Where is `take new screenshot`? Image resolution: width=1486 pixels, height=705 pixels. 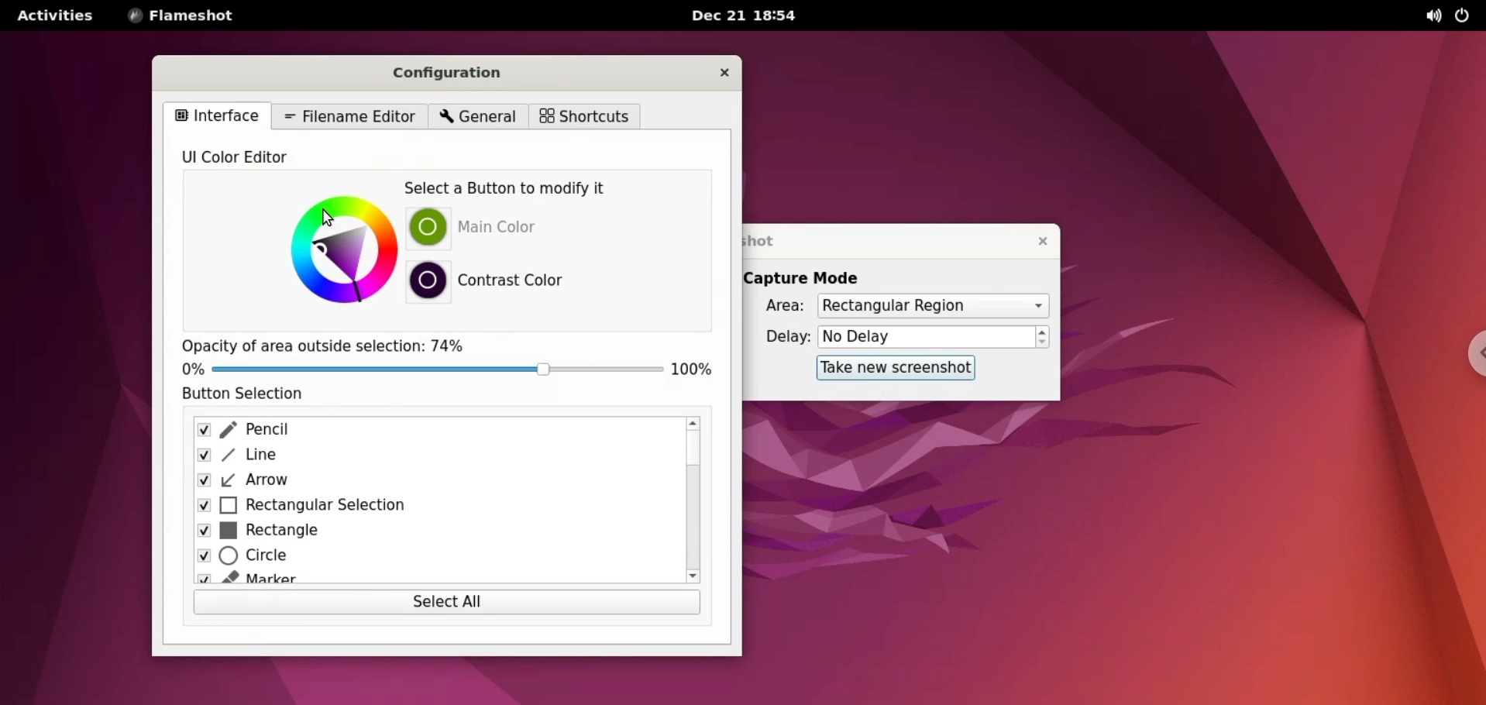 take new screenshot is located at coordinates (893, 368).